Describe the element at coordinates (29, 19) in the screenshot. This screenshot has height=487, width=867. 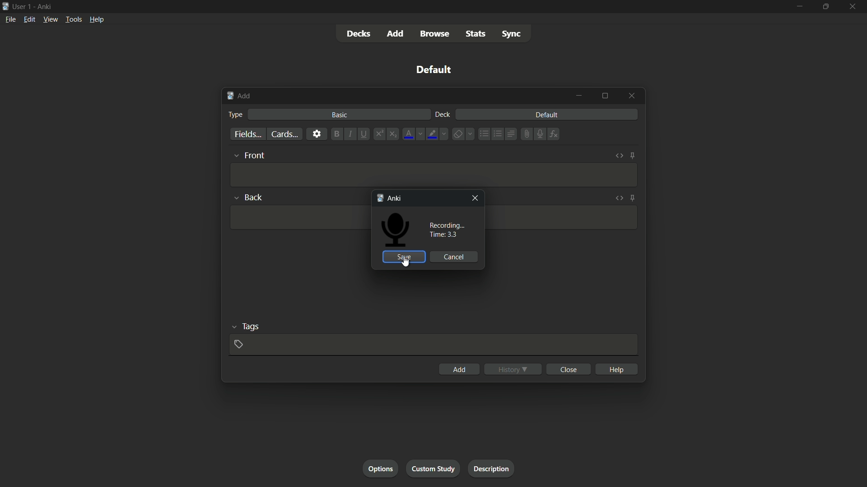
I see `edit menu` at that location.